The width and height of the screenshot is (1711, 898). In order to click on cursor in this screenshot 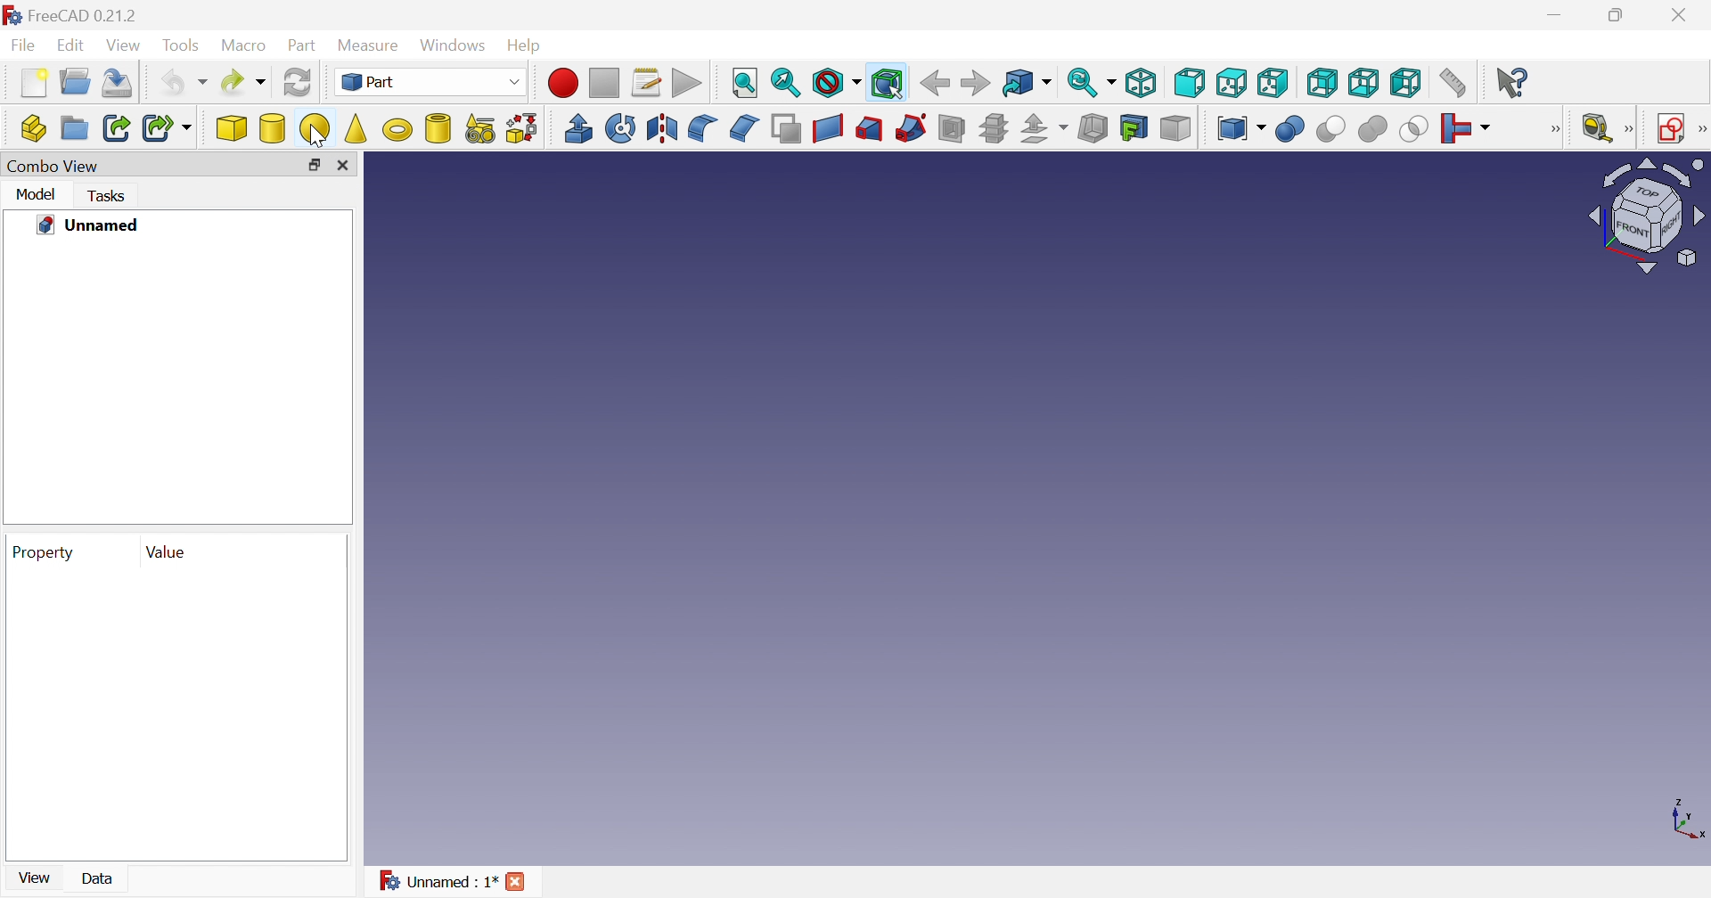, I will do `click(315, 135)`.